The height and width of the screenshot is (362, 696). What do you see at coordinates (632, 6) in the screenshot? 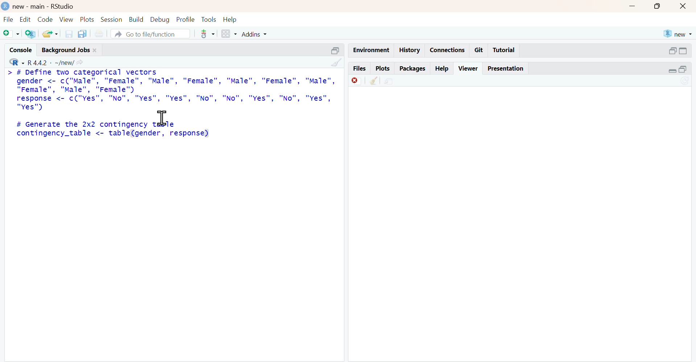
I see `minimise` at bounding box center [632, 6].